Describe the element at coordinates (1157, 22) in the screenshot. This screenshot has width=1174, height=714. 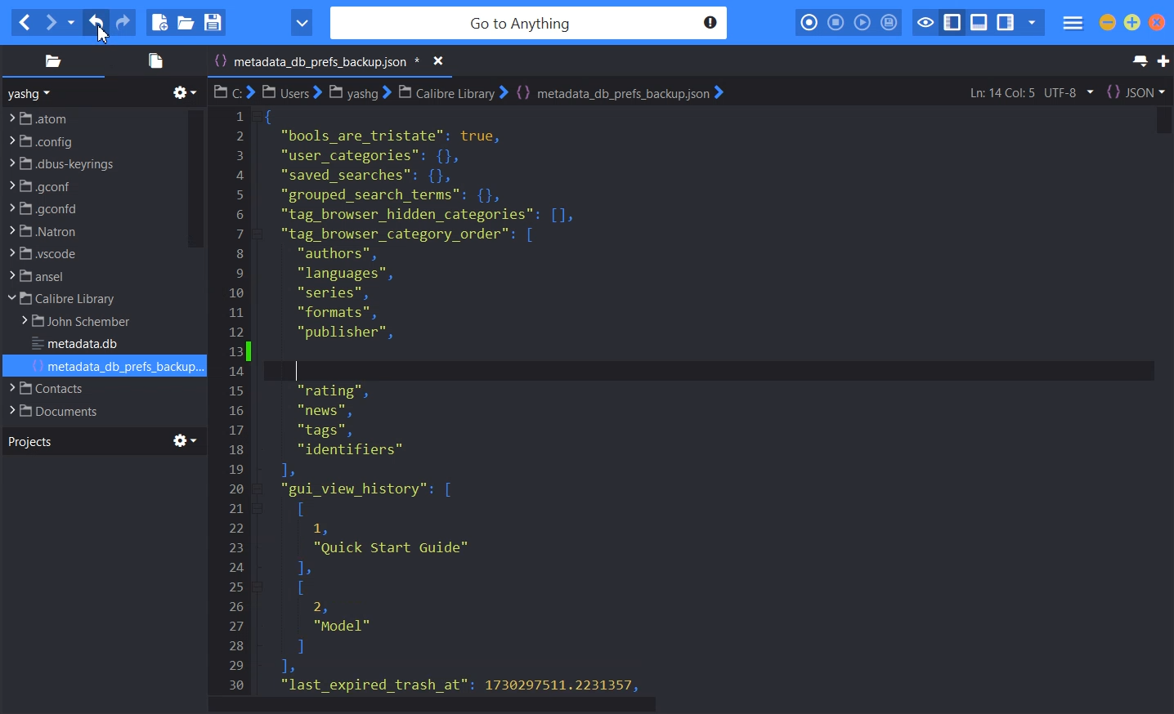
I see `Close` at that location.